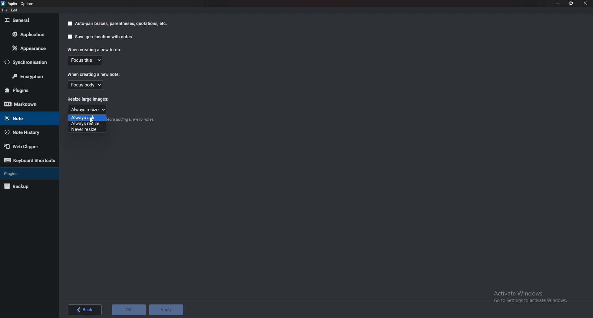  What do you see at coordinates (5, 10) in the screenshot?
I see `file` at bounding box center [5, 10].